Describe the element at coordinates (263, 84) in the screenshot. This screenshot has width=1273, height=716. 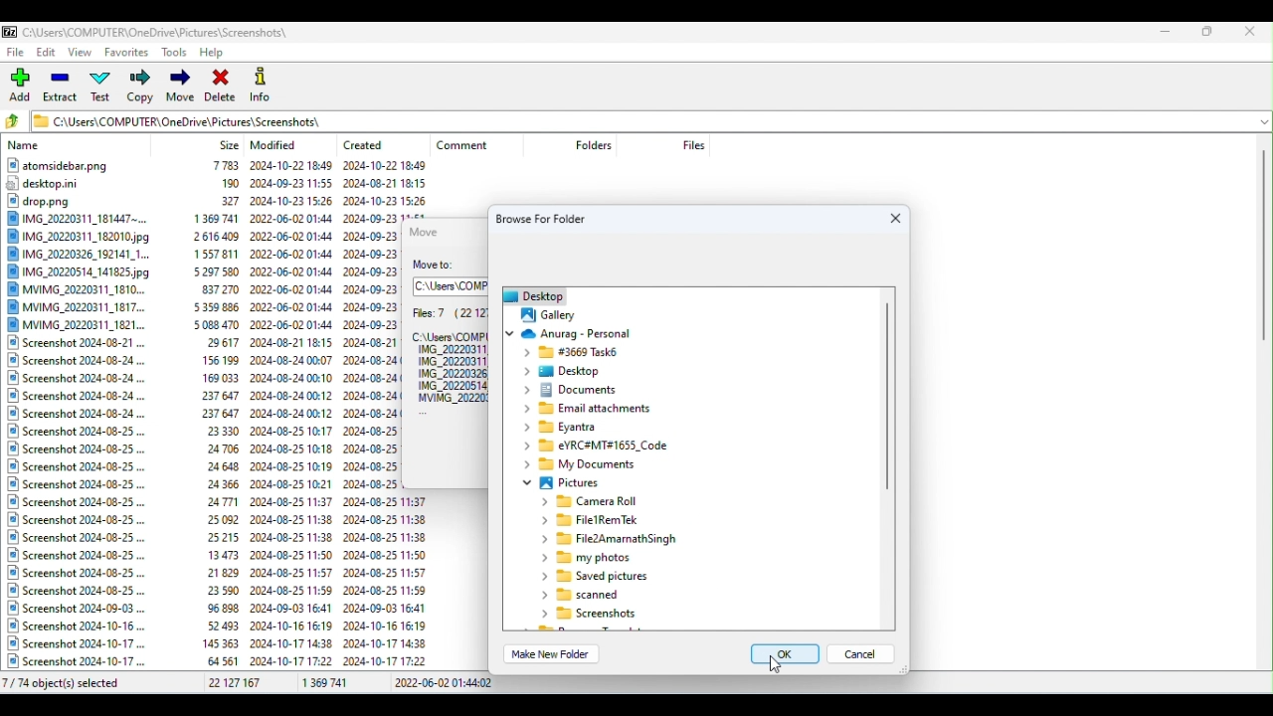
I see `Info` at that location.